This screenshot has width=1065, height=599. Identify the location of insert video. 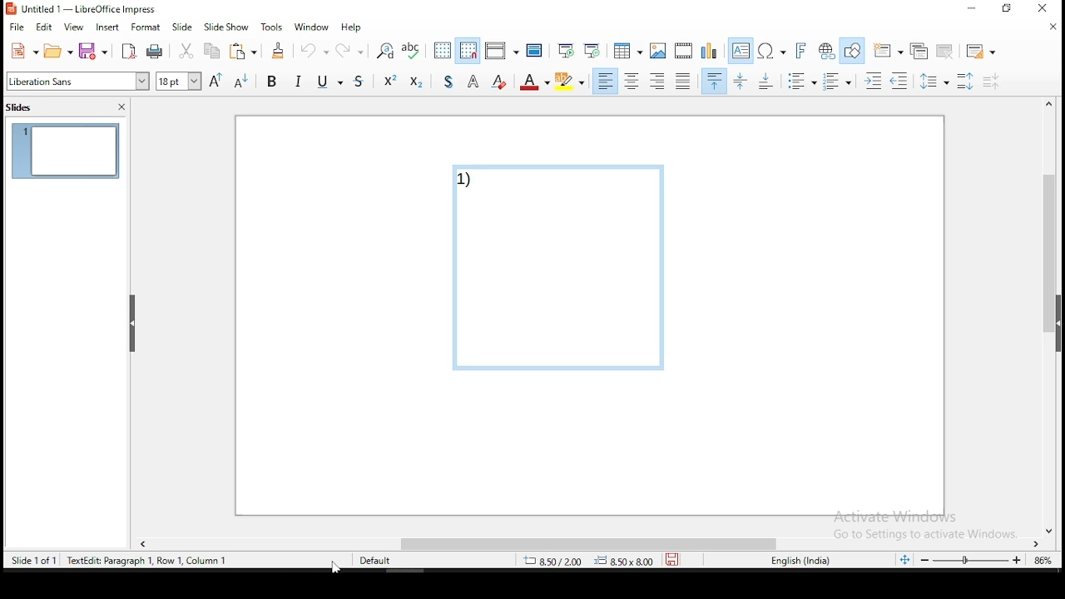
(682, 52).